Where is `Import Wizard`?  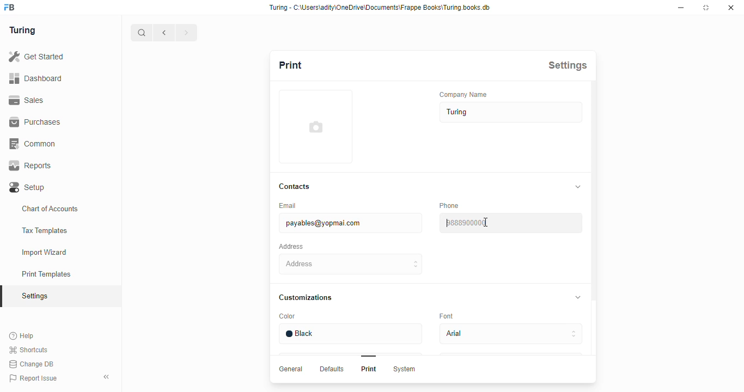
Import Wizard is located at coordinates (50, 252).